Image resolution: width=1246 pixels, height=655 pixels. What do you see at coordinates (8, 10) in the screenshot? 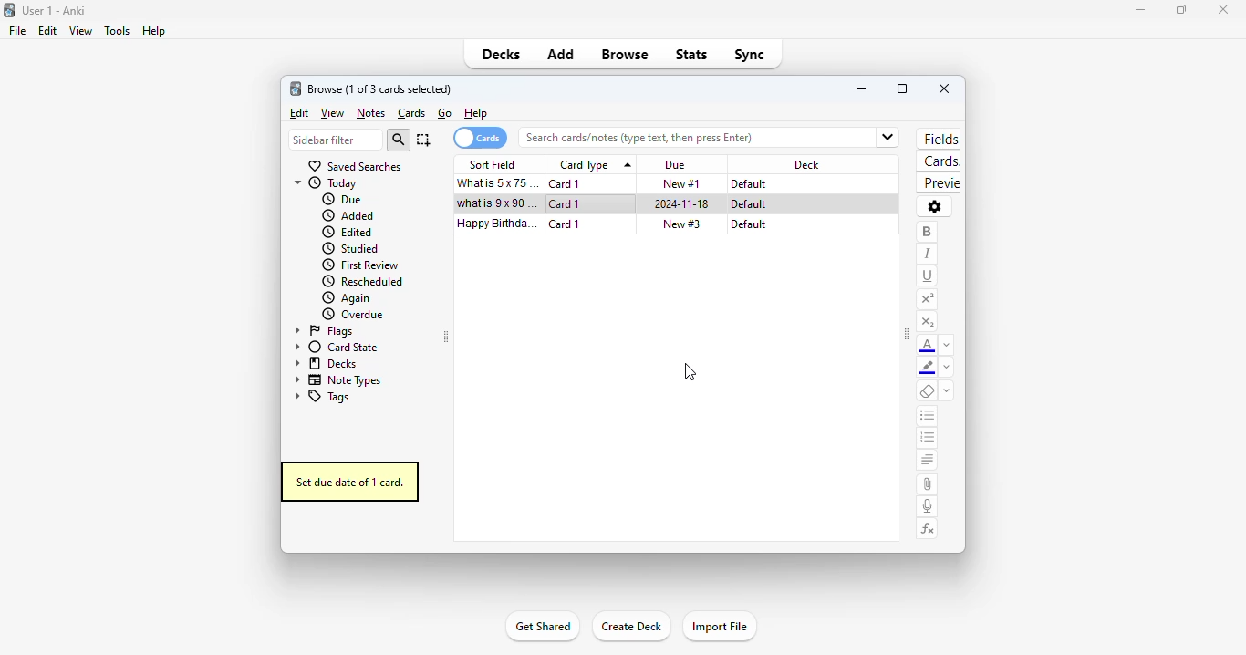
I see `logo` at bounding box center [8, 10].